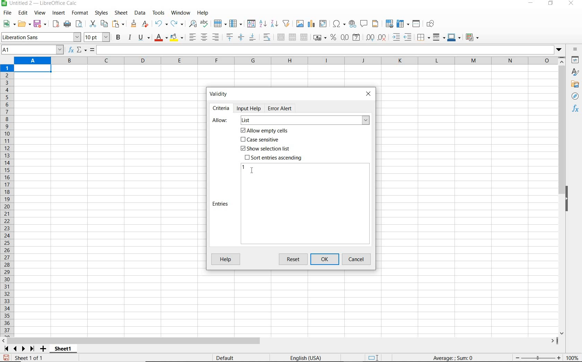 The height and width of the screenshot is (362, 582). Describe the element at coordinates (326, 259) in the screenshot. I see `ok` at that location.